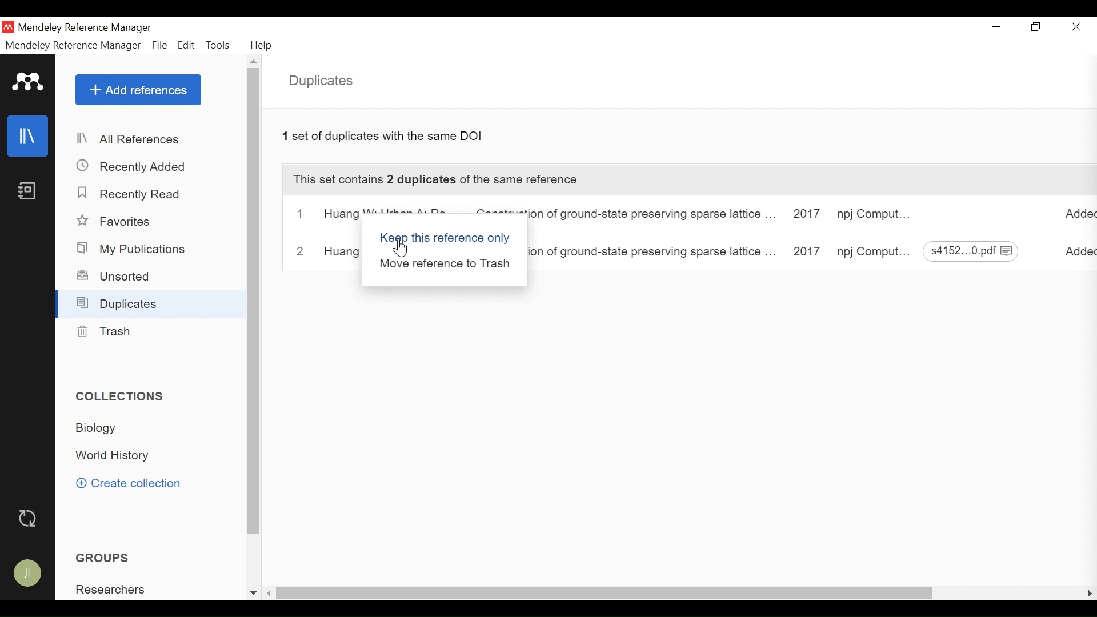 The height and width of the screenshot is (617, 1097). I want to click on Unsorted, so click(114, 276).